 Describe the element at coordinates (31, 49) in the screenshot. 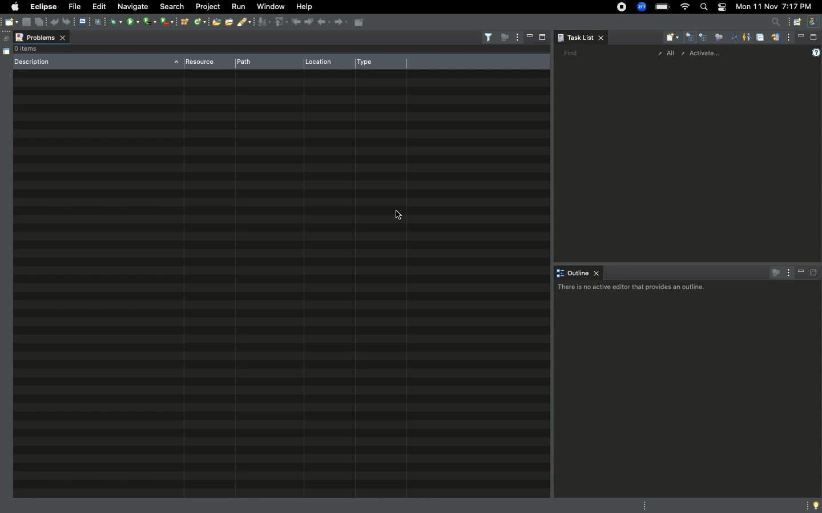

I see `0 items` at that location.